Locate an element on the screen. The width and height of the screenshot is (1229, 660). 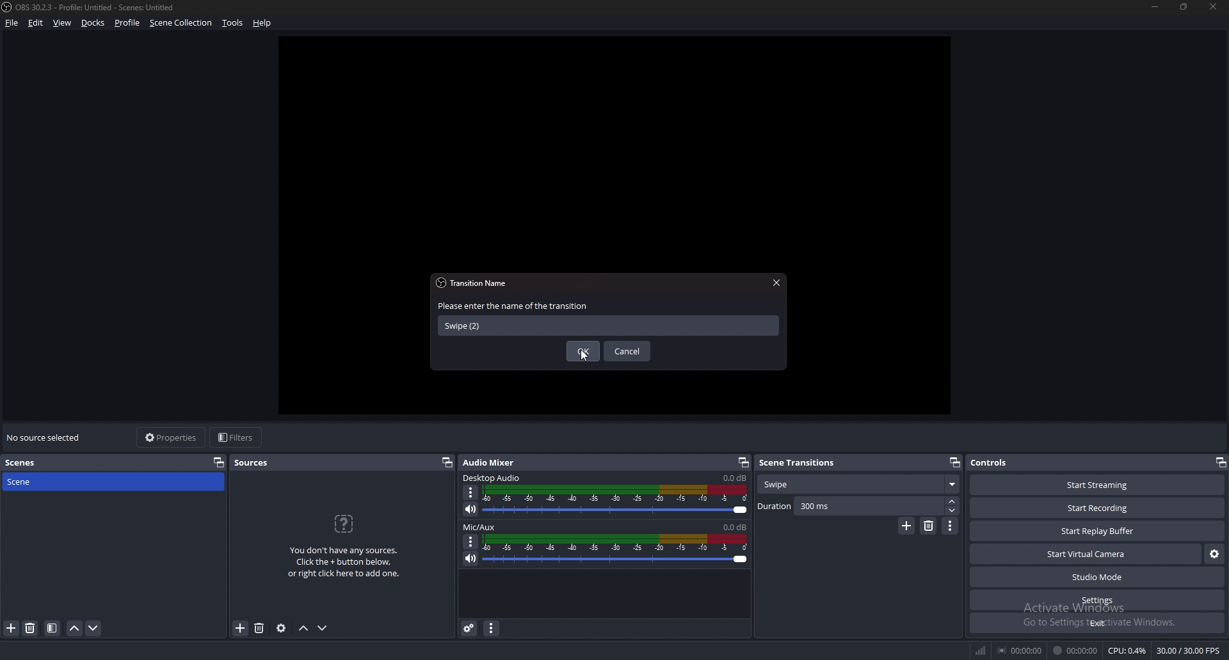
options is located at coordinates (471, 492).